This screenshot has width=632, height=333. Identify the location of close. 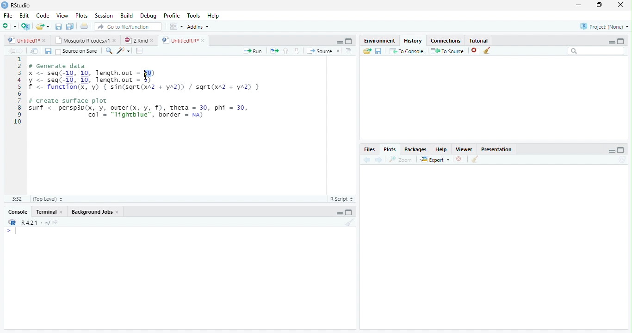
(203, 40).